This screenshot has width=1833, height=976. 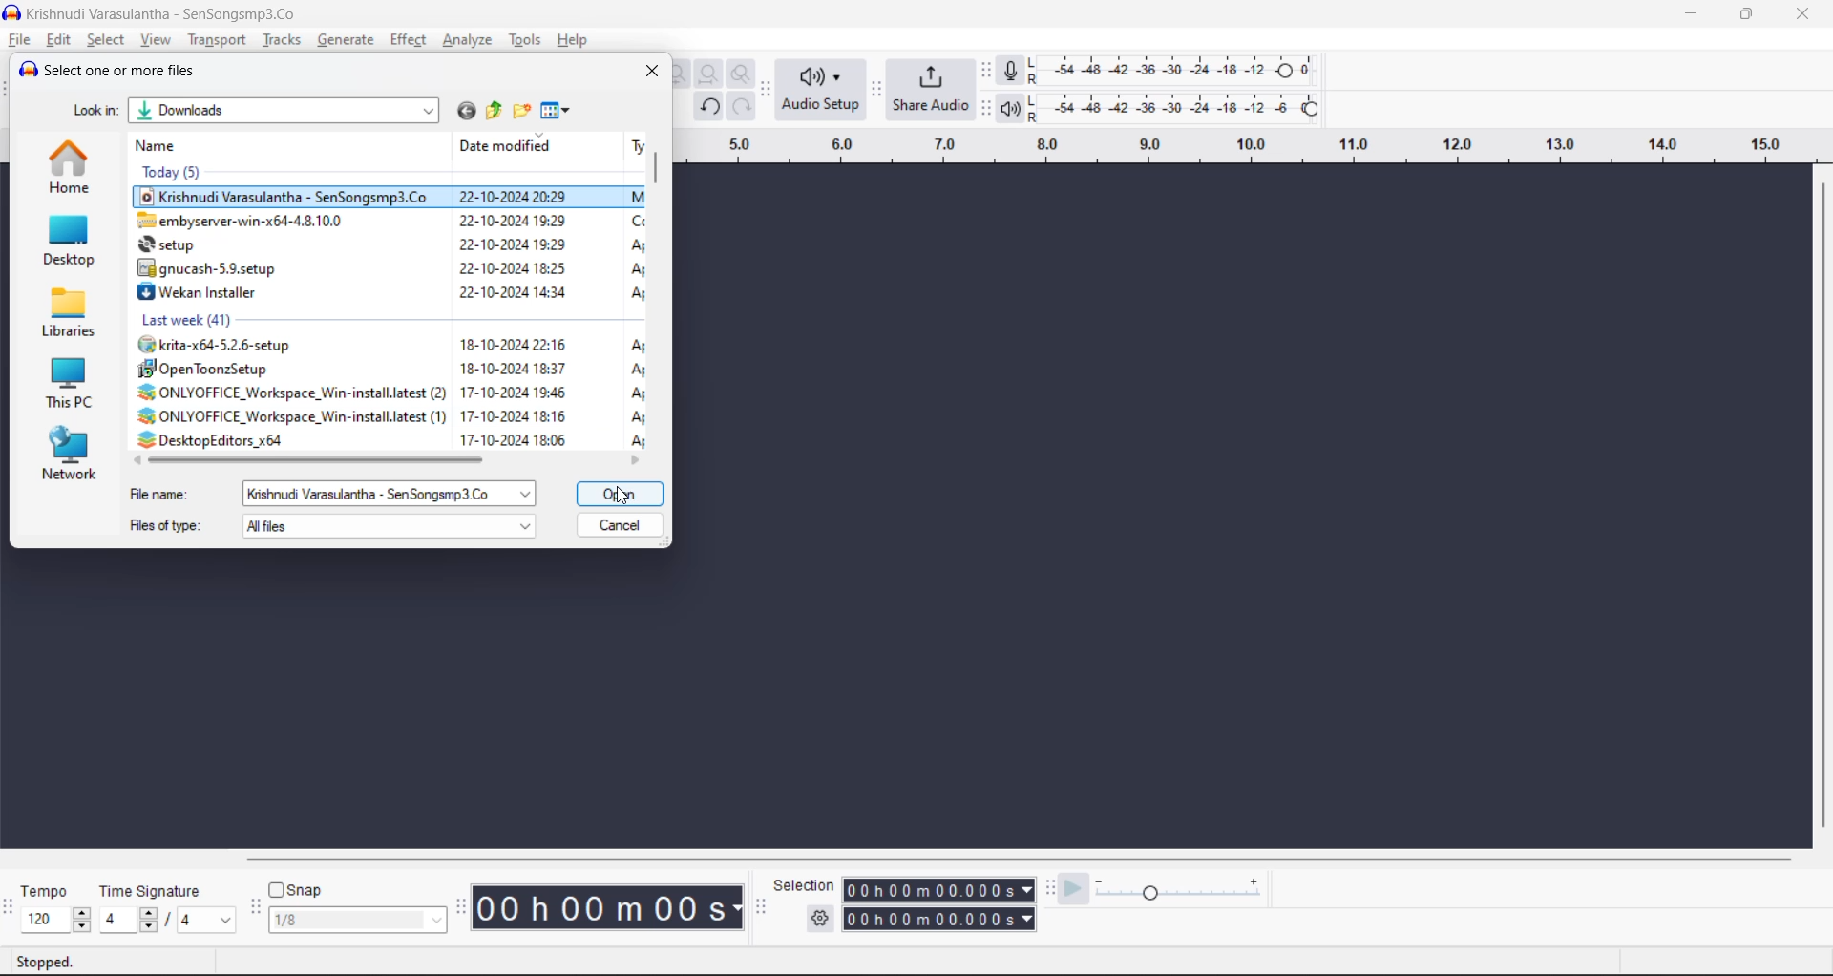 What do you see at coordinates (390, 367) in the screenshot?
I see `#5 OpenToonzSetup 18-10-2024 18:37 A` at bounding box center [390, 367].